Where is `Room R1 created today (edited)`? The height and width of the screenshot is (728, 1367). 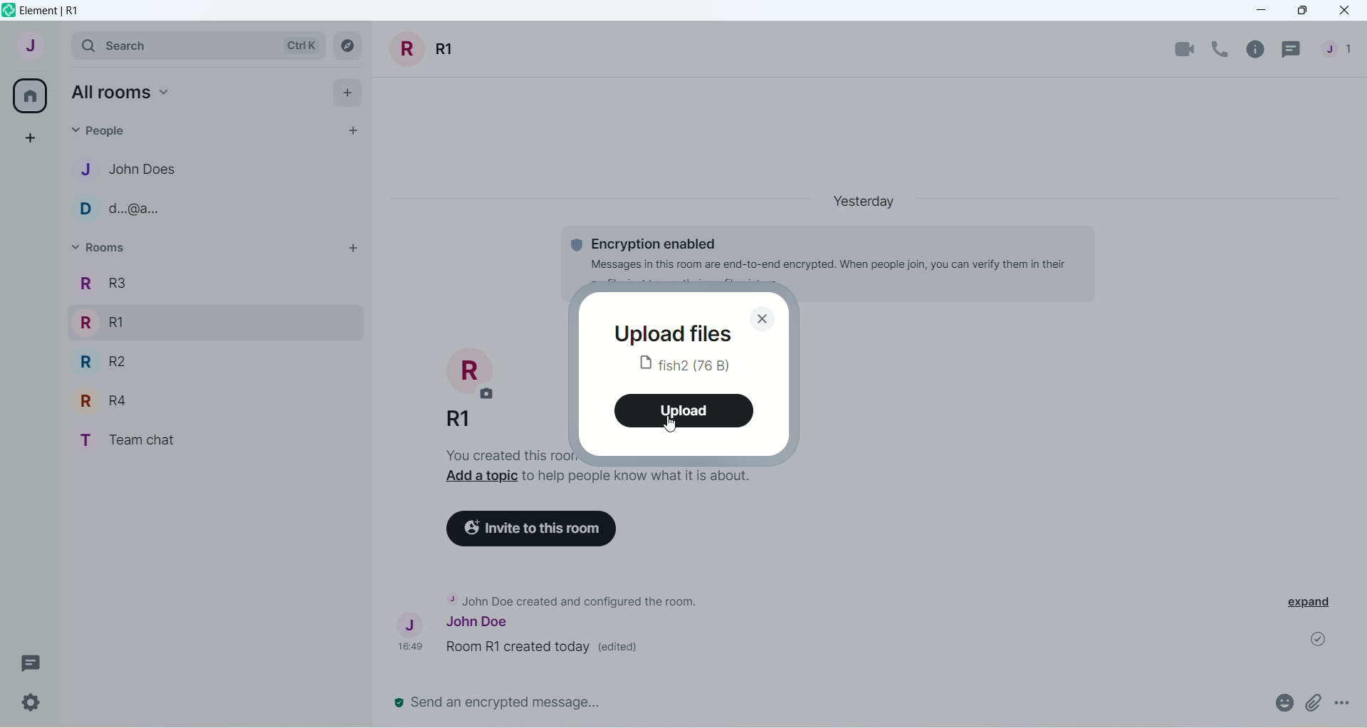 Room R1 created today (edited) is located at coordinates (548, 648).